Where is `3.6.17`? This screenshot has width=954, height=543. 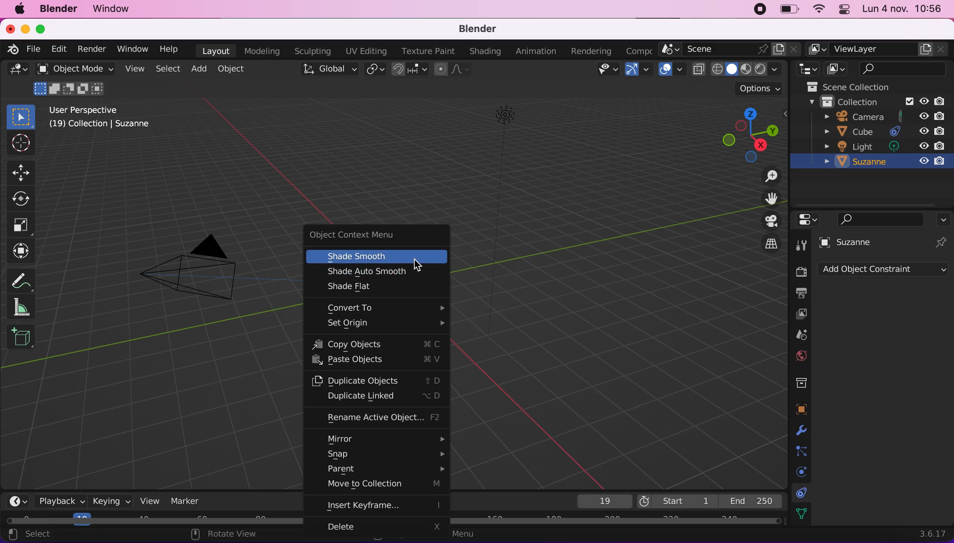 3.6.17 is located at coordinates (924, 533).